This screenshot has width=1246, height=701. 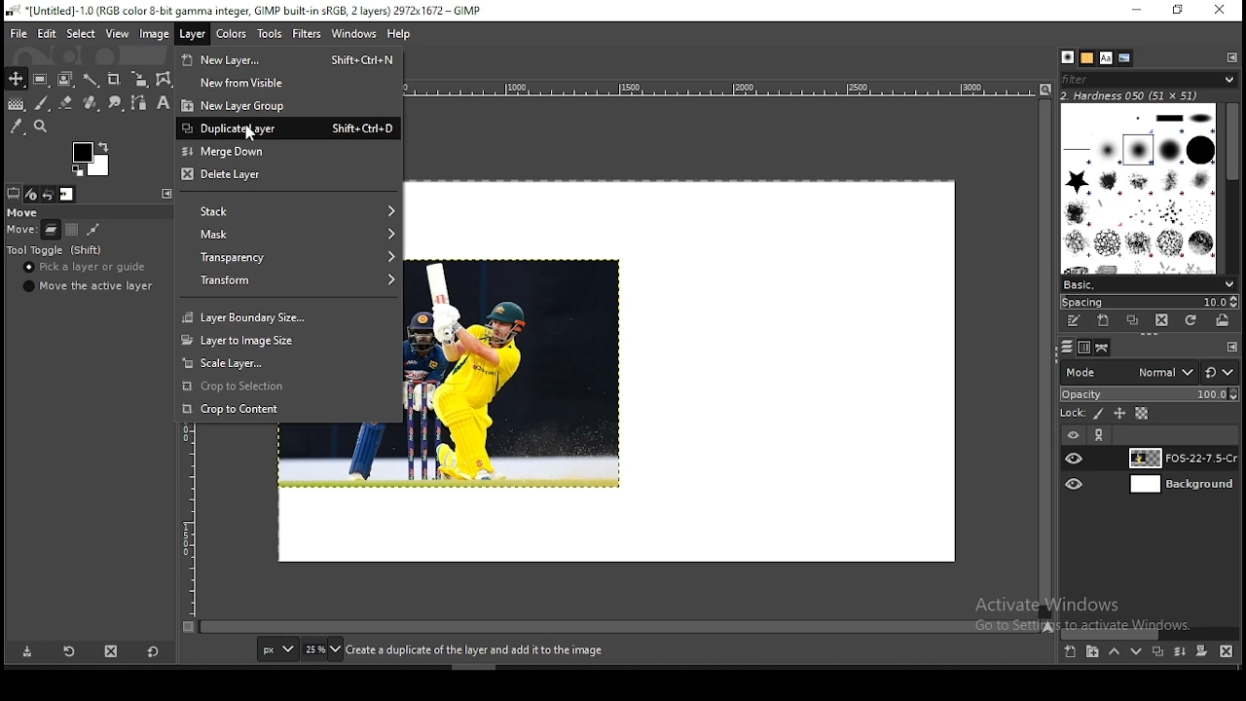 What do you see at coordinates (164, 79) in the screenshot?
I see `wrap transform` at bounding box center [164, 79].